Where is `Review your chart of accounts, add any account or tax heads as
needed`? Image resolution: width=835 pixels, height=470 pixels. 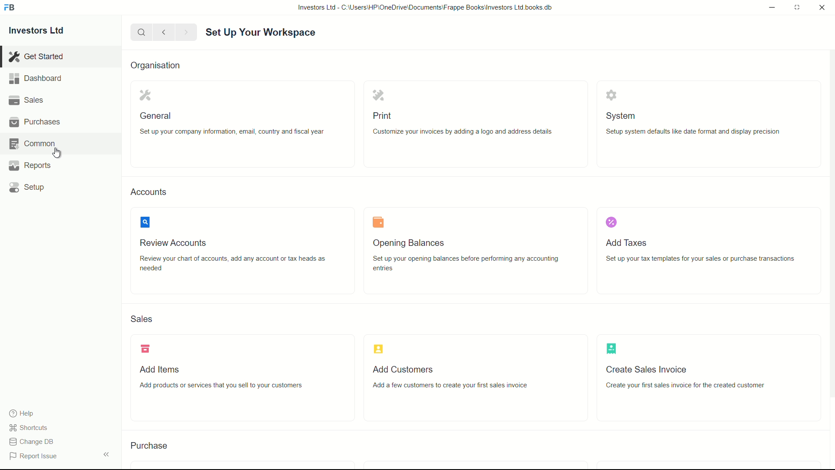 Review your chart of accounts, add any account or tax heads as
needed is located at coordinates (239, 265).